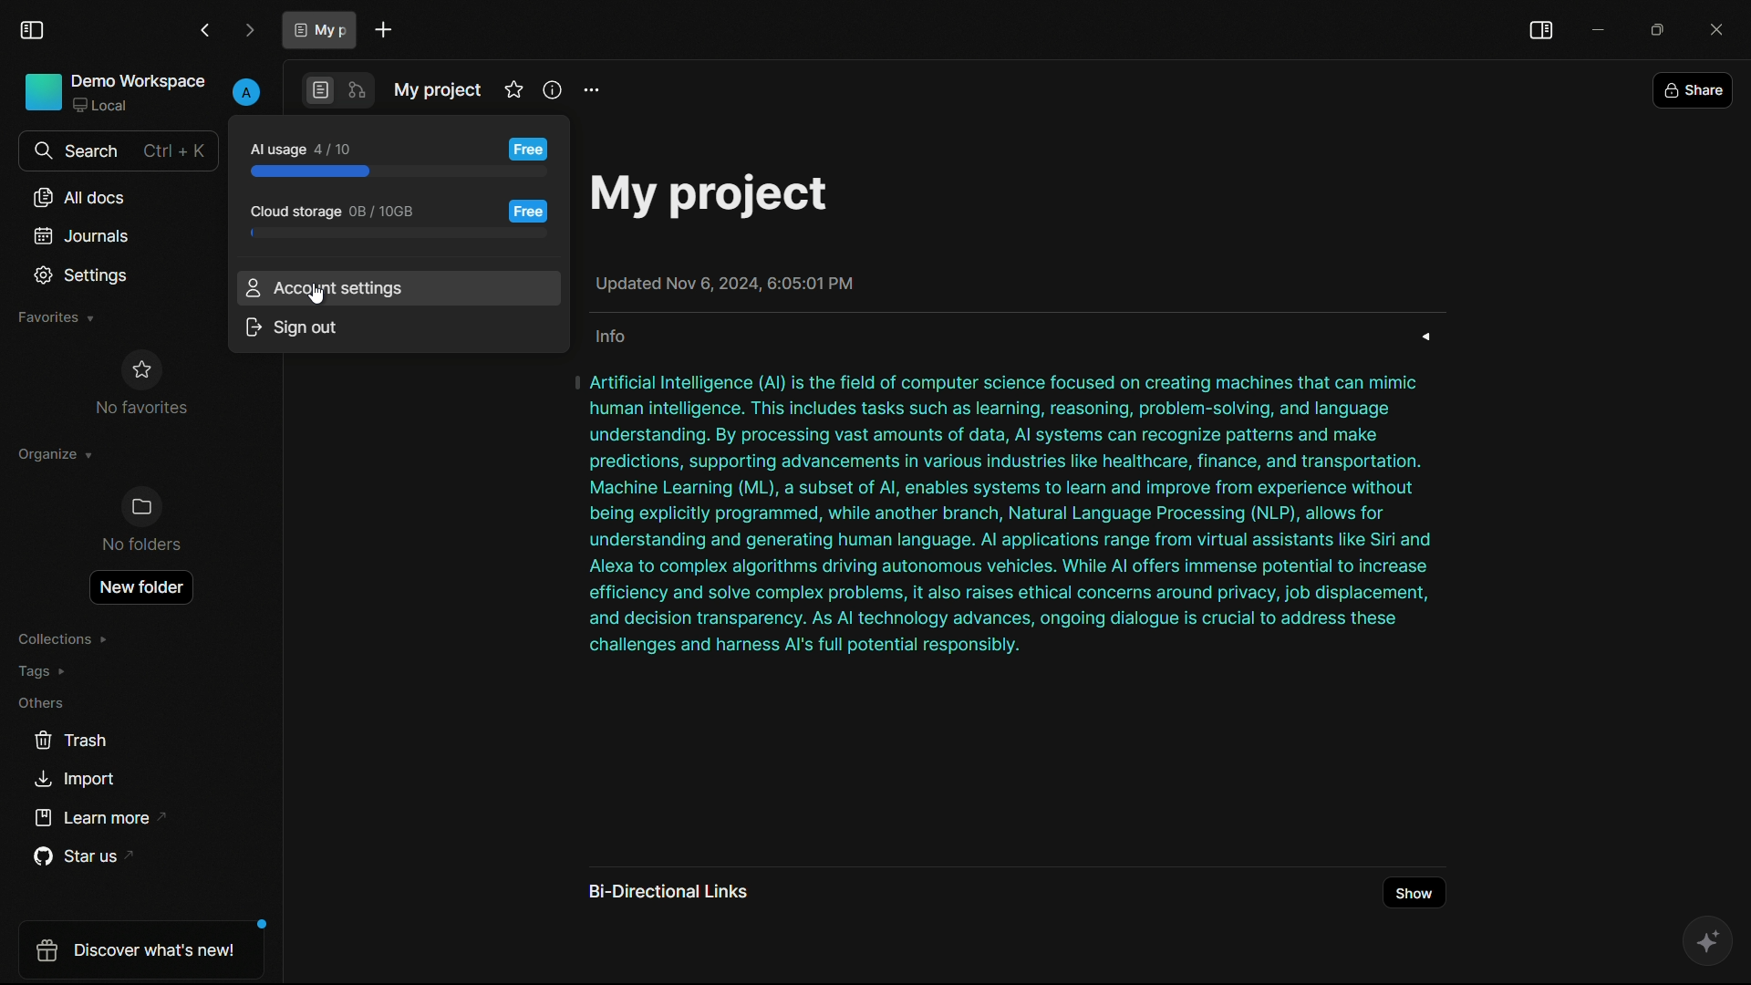  Describe the element at coordinates (95, 818) in the screenshot. I see `learn more` at that location.